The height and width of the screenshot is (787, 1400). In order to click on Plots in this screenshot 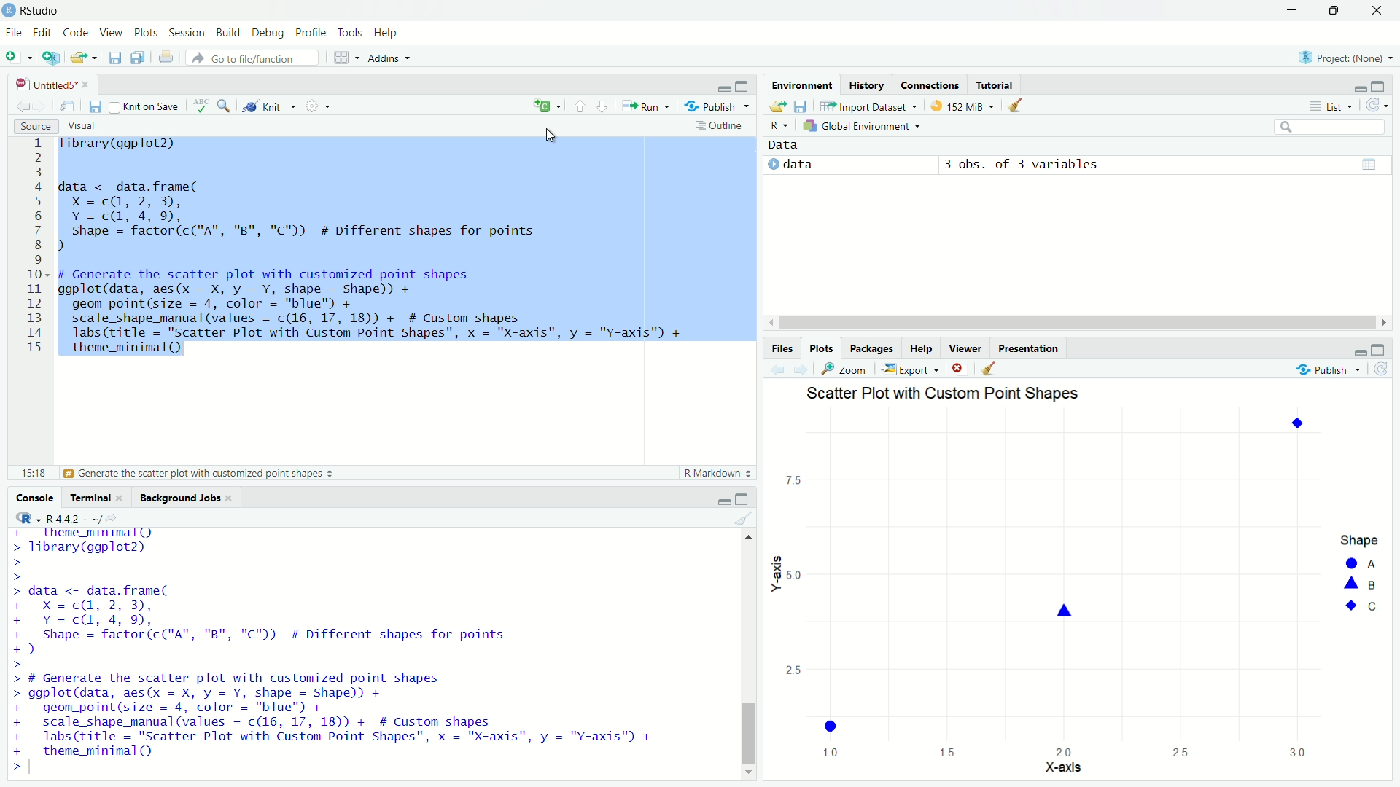, I will do `click(820, 348)`.